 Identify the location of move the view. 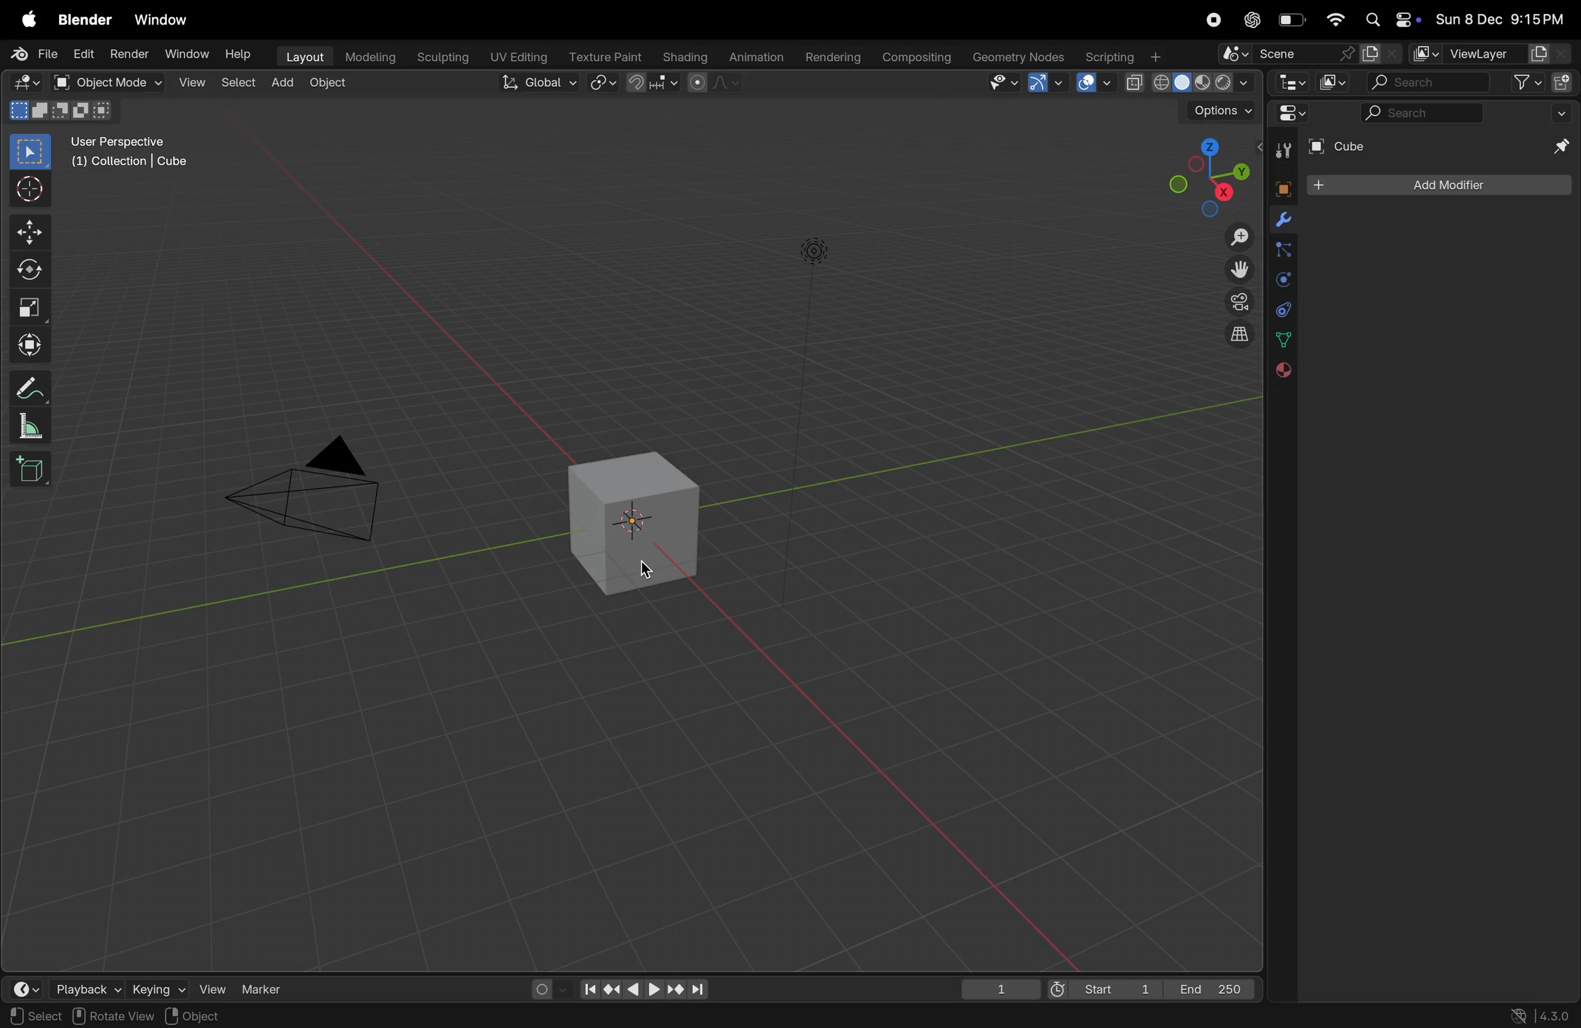
(1236, 268).